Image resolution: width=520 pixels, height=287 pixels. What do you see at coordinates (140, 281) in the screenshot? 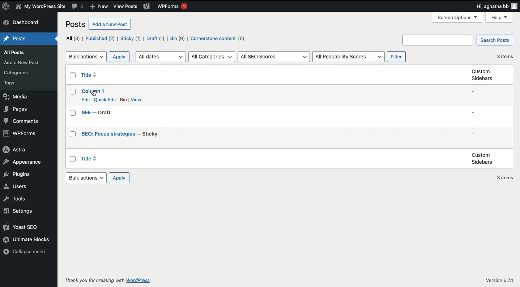
I see `WordPress` at bounding box center [140, 281].